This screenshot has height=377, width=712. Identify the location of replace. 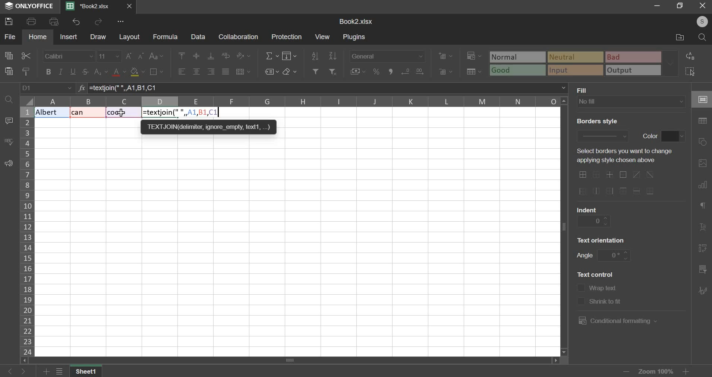
(693, 56).